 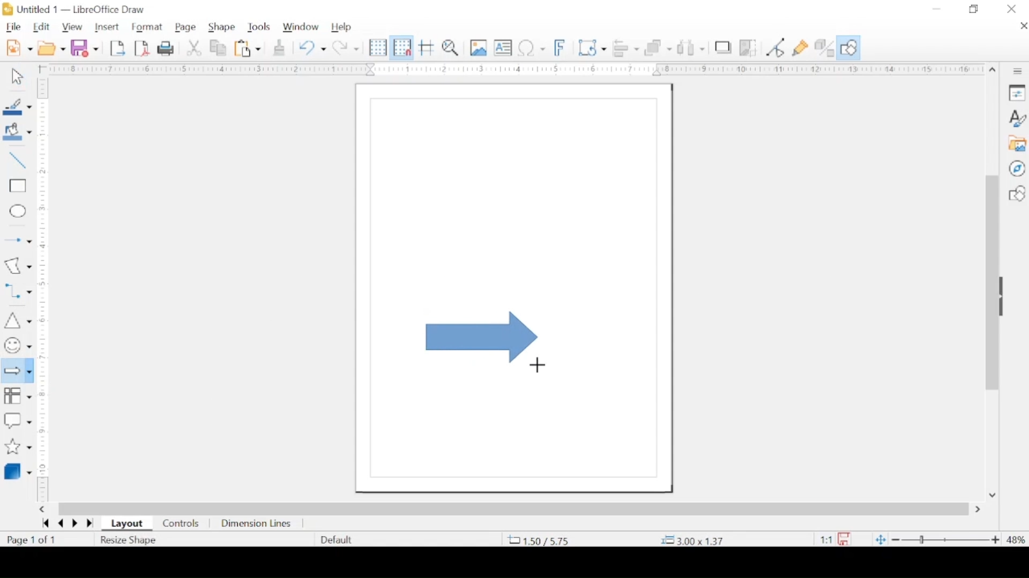 I want to click on insert image, so click(x=479, y=47).